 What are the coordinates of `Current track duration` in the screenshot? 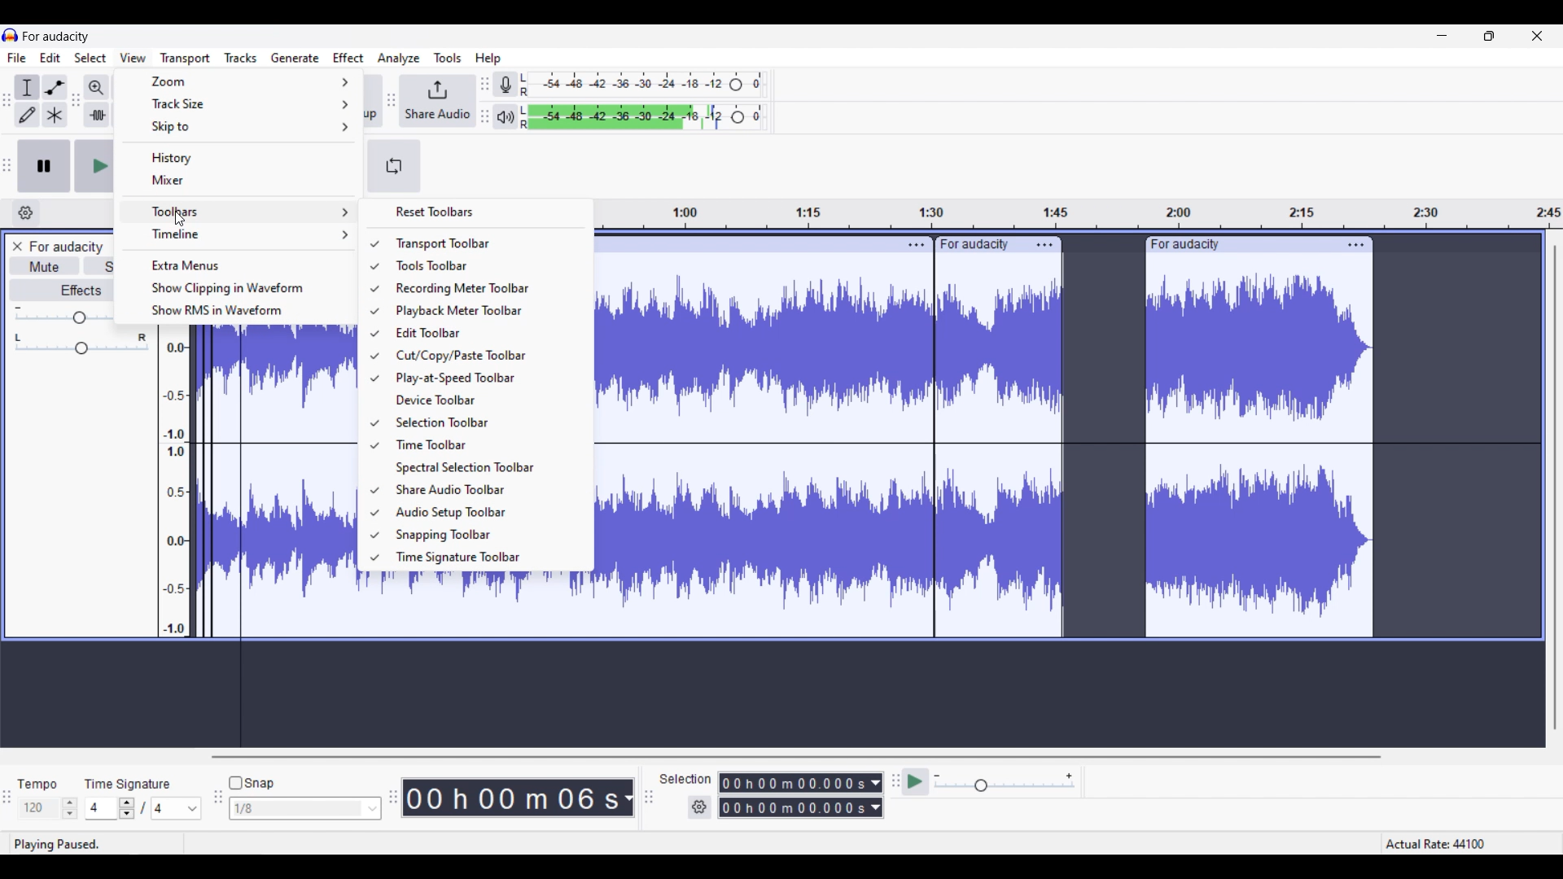 It's located at (512, 798).